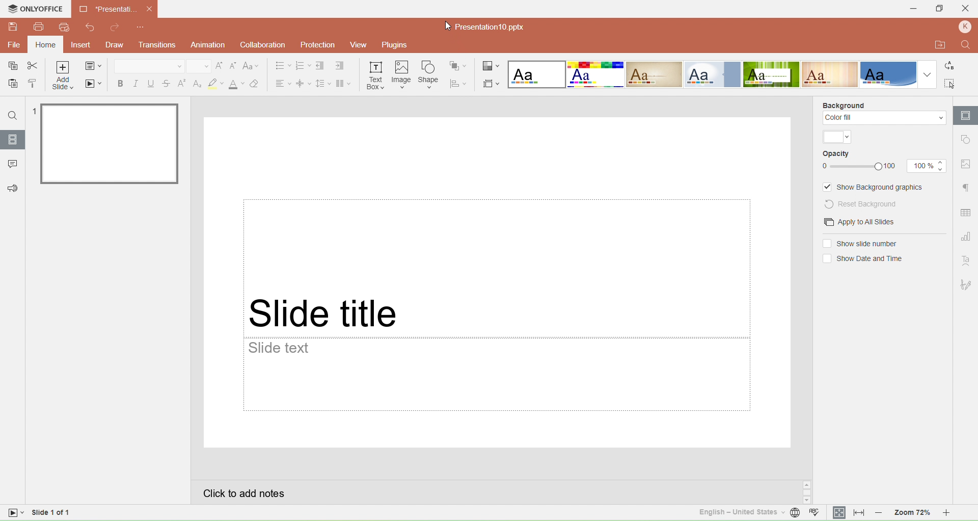 This screenshot has height=521, width=978. What do you see at coordinates (941, 9) in the screenshot?
I see `Maximize` at bounding box center [941, 9].